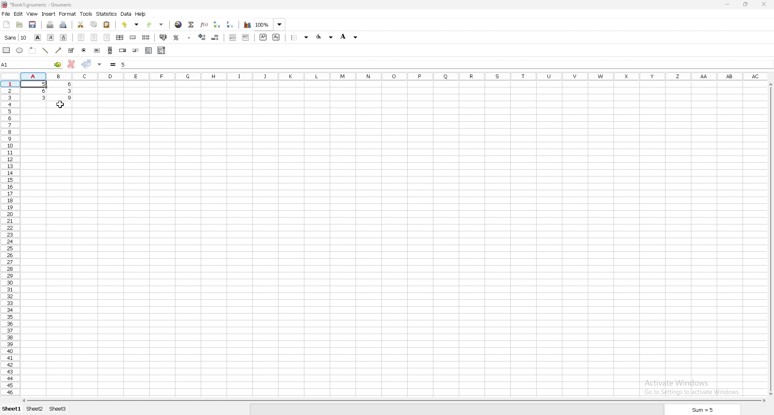  Describe the element at coordinates (189, 37) in the screenshot. I see `thousand separator` at that location.